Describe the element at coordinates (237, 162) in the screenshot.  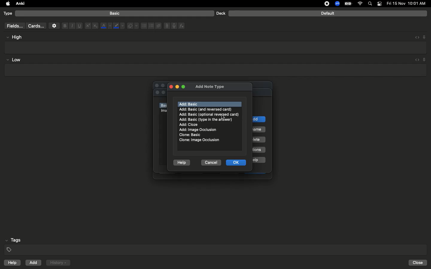
I see `Ok` at that location.